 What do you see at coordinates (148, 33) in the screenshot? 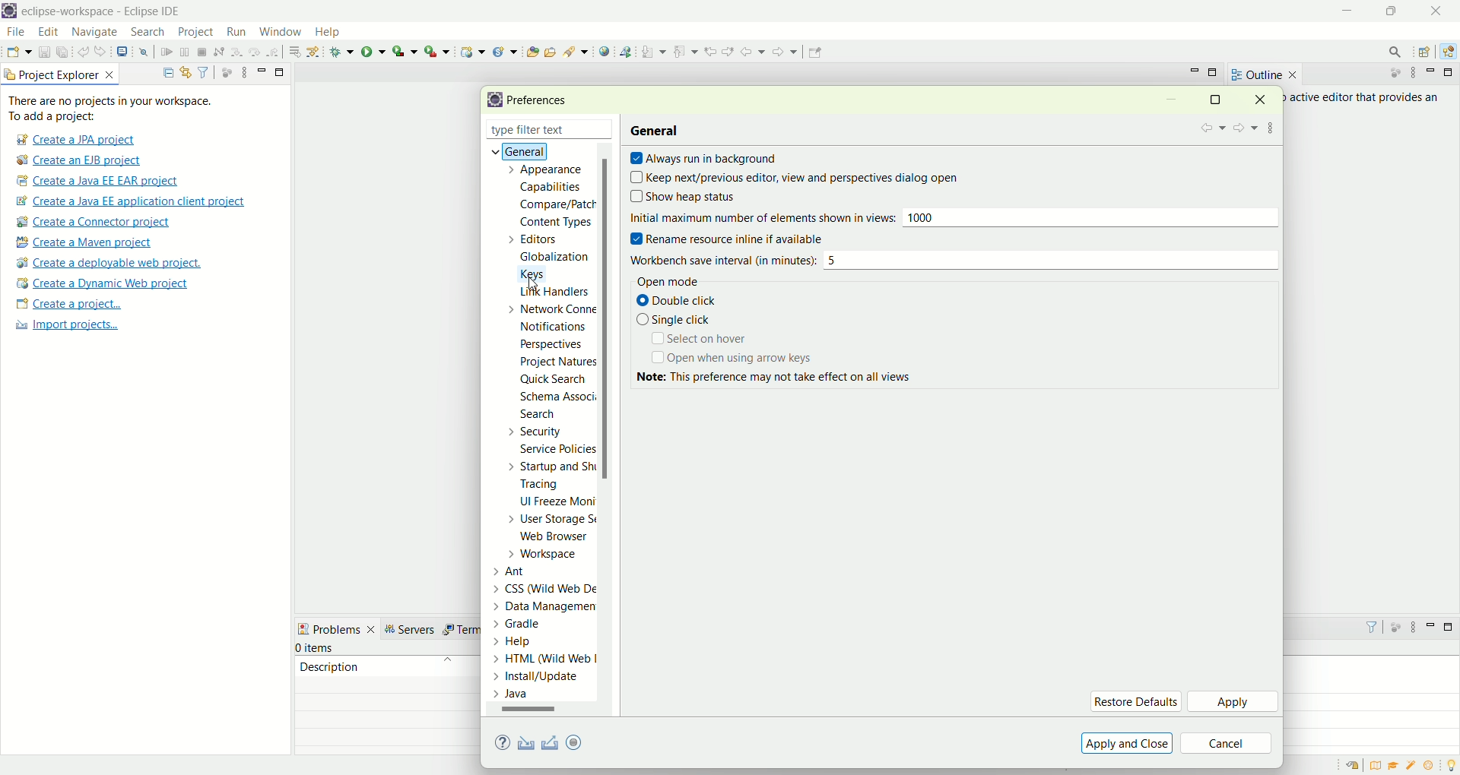
I see `search` at bounding box center [148, 33].